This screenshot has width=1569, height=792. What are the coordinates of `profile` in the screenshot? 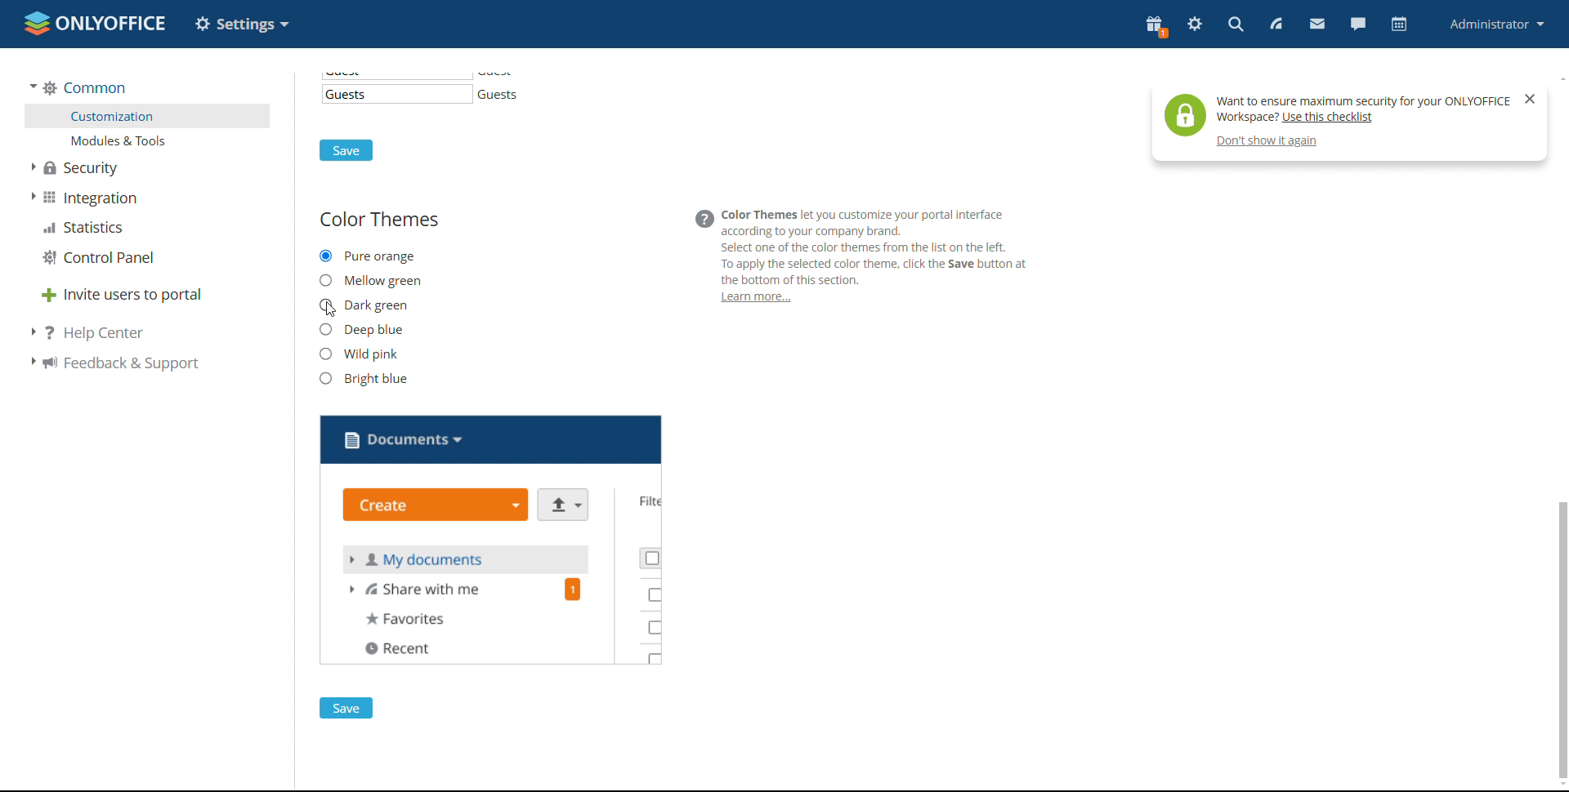 It's located at (1494, 24).